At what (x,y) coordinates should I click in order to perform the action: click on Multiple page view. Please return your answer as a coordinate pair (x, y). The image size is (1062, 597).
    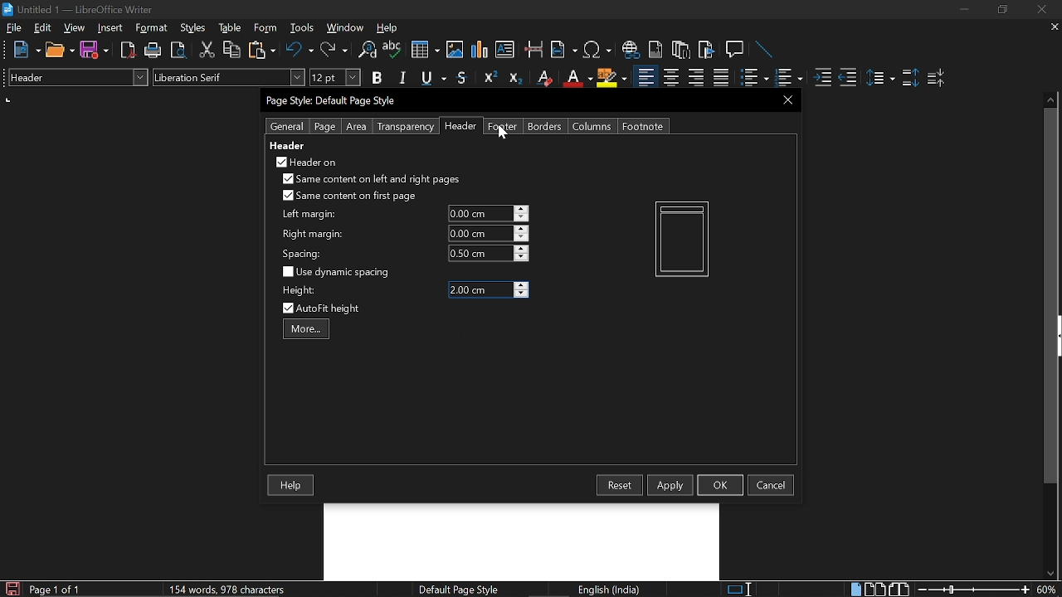
    Looking at the image, I should click on (874, 590).